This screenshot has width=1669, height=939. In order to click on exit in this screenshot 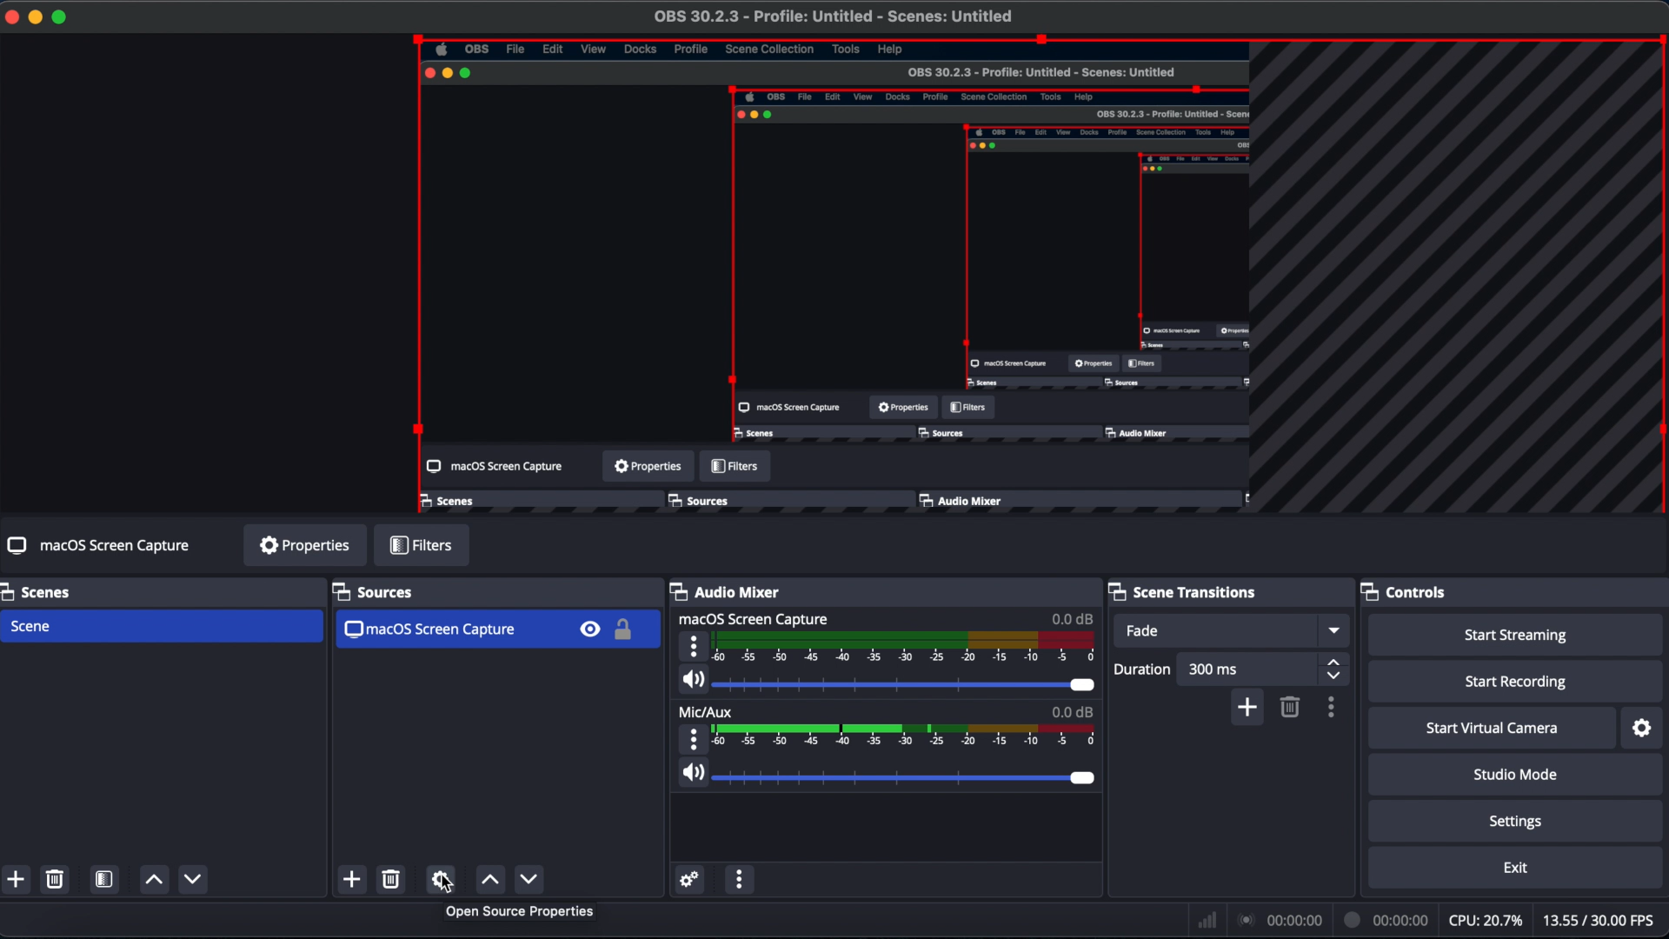, I will do `click(1517, 869)`.